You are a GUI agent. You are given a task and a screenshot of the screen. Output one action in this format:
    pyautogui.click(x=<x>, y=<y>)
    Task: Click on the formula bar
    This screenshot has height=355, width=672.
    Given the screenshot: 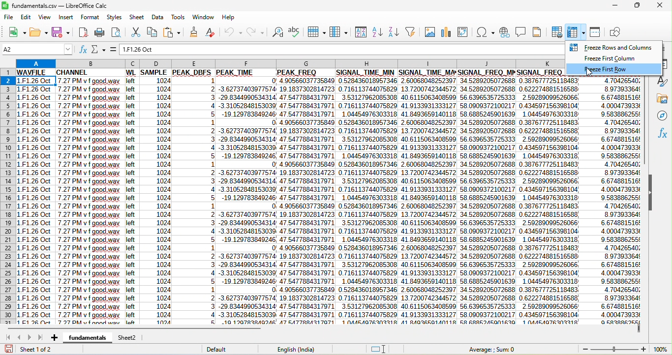 What is the action you would take?
    pyautogui.click(x=342, y=49)
    